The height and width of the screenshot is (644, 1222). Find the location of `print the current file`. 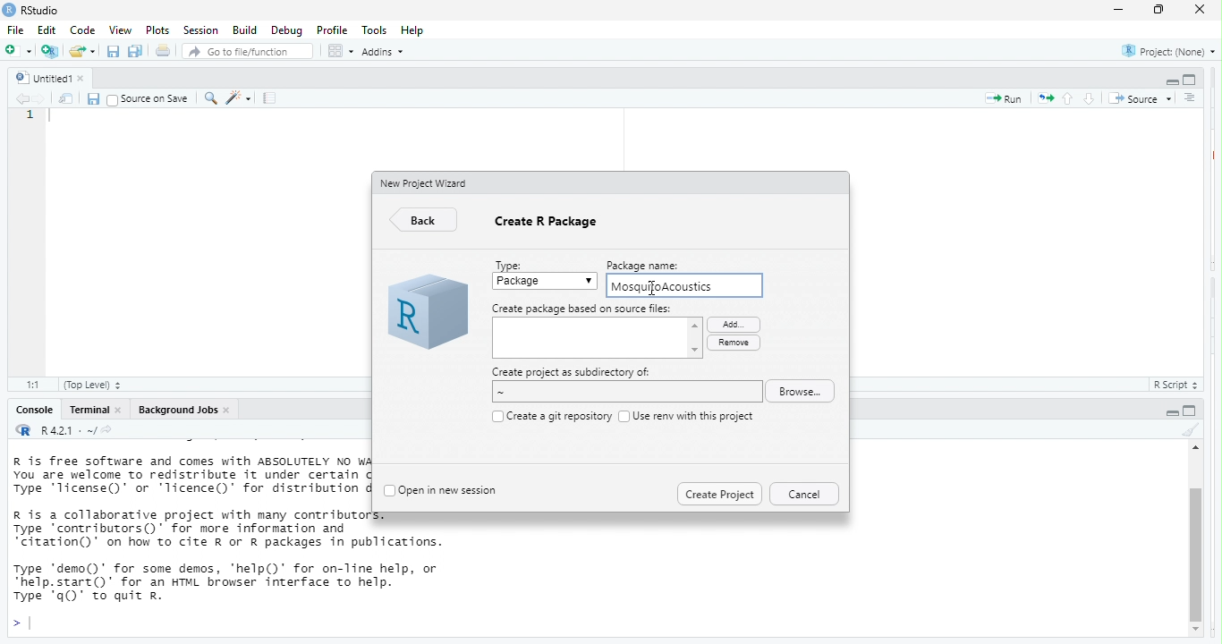

print the current file is located at coordinates (161, 51).